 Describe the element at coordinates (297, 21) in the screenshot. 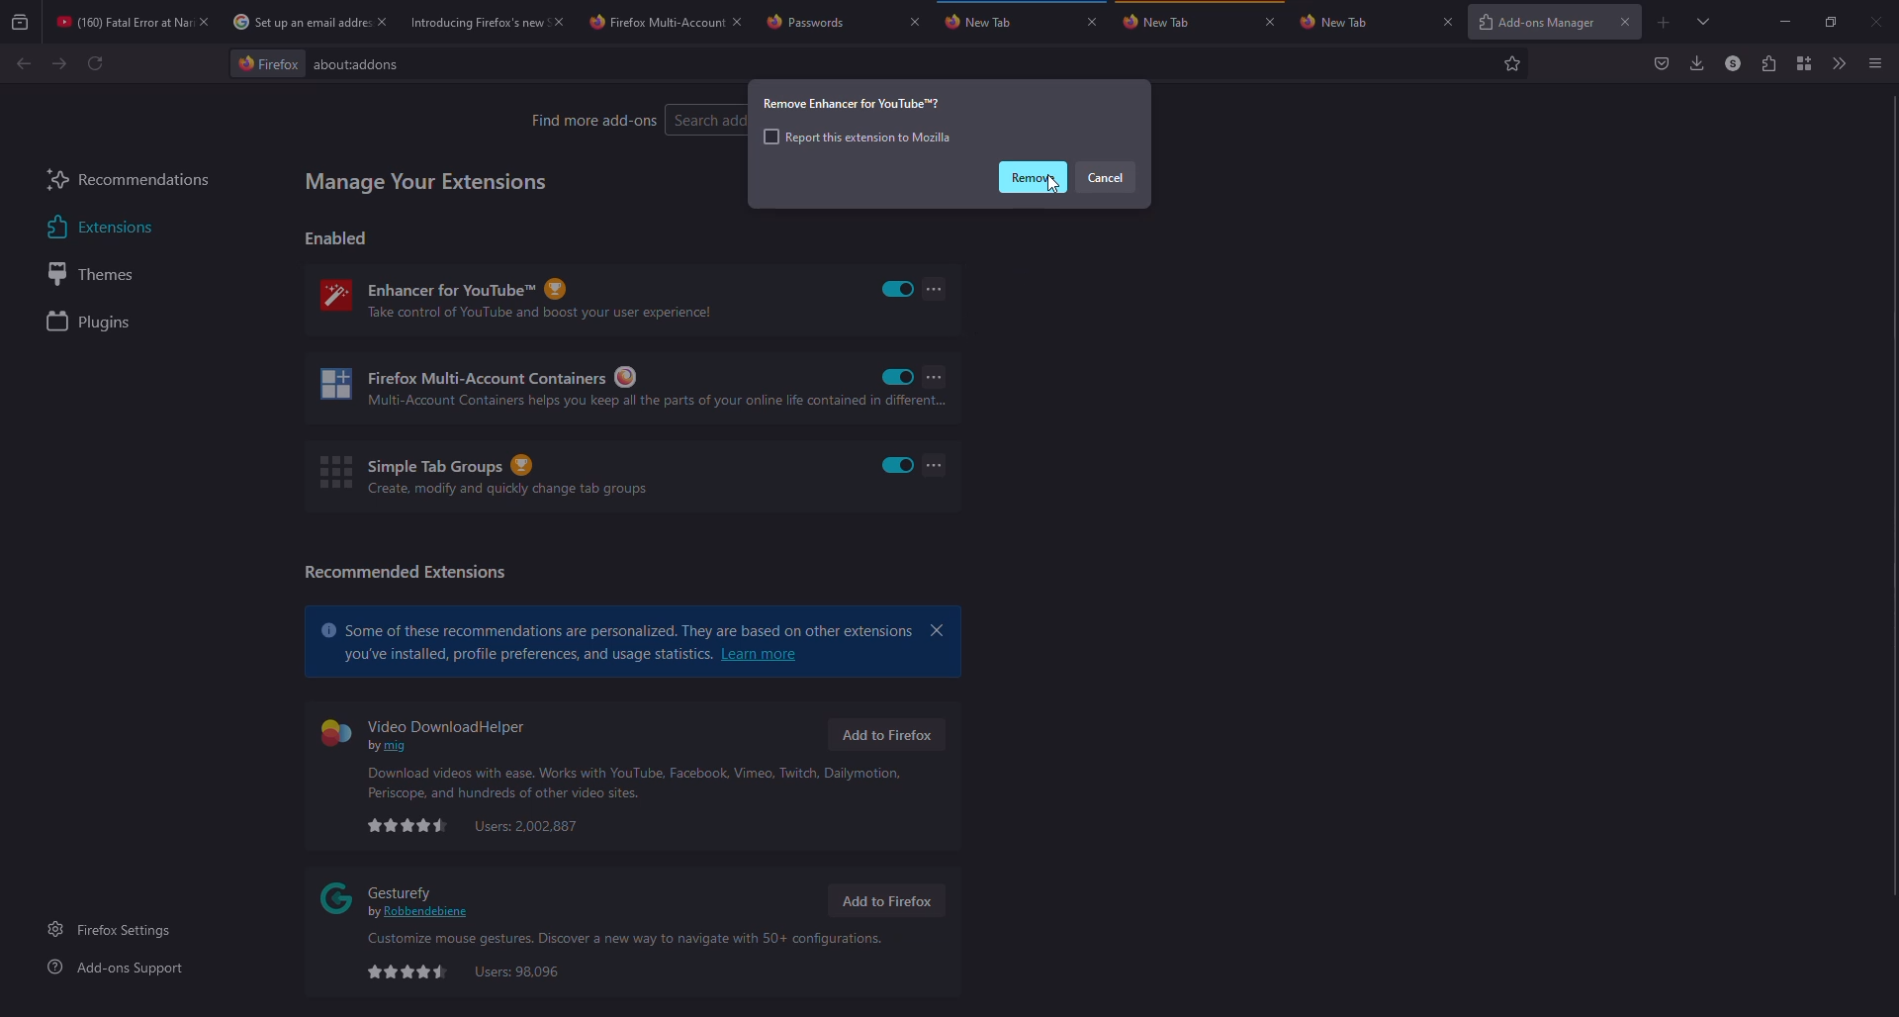

I see `tab` at that location.